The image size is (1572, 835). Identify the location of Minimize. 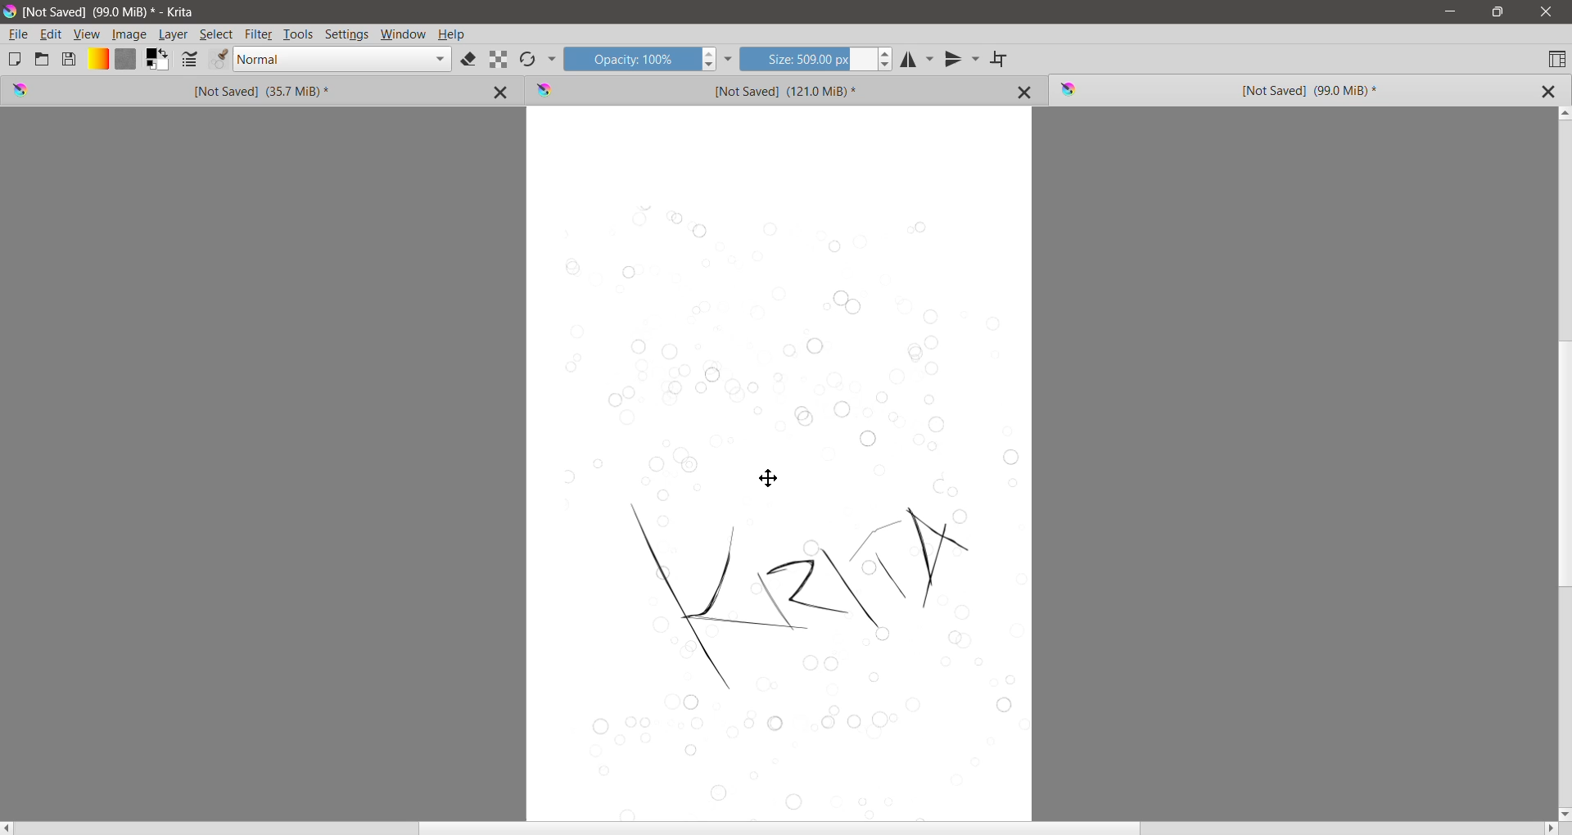
(1450, 11).